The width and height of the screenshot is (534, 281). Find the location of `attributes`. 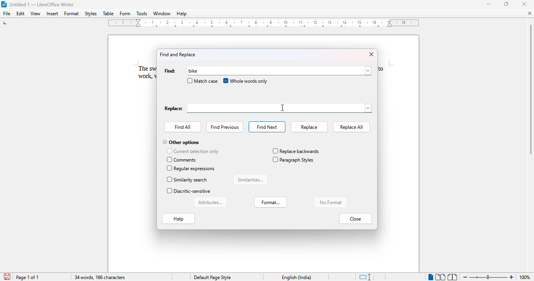

attributes is located at coordinates (211, 202).